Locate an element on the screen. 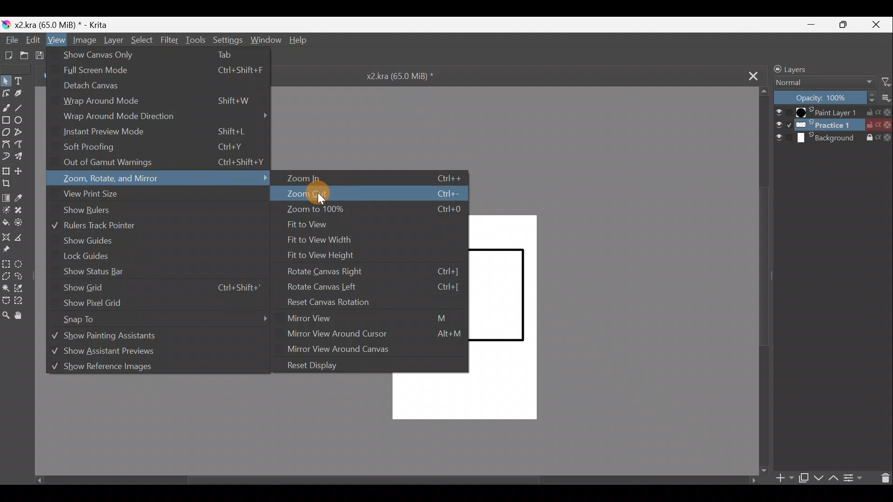 The image size is (893, 502). Fit to view width is located at coordinates (333, 240).